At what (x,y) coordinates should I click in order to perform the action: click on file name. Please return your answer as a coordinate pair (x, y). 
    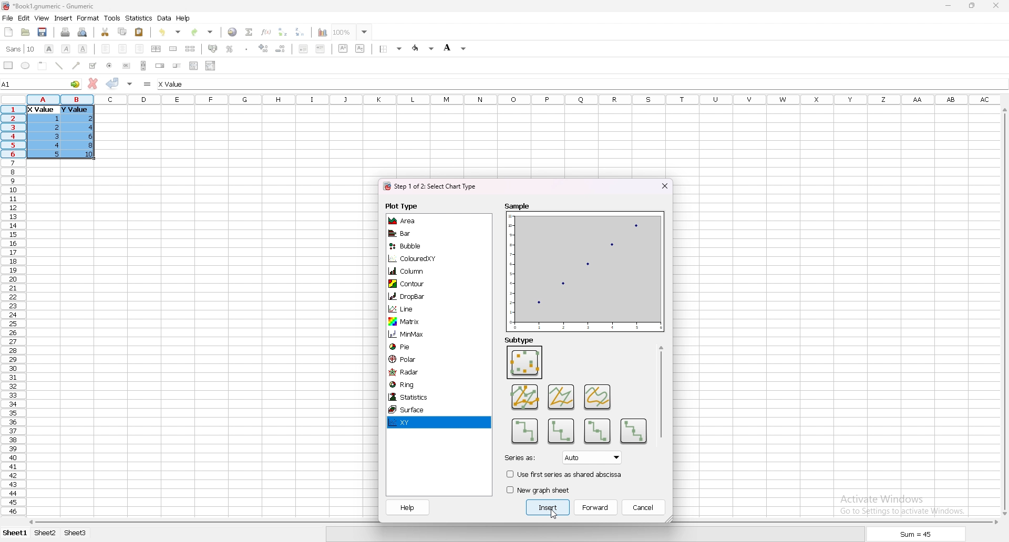
    Looking at the image, I should click on (48, 6).